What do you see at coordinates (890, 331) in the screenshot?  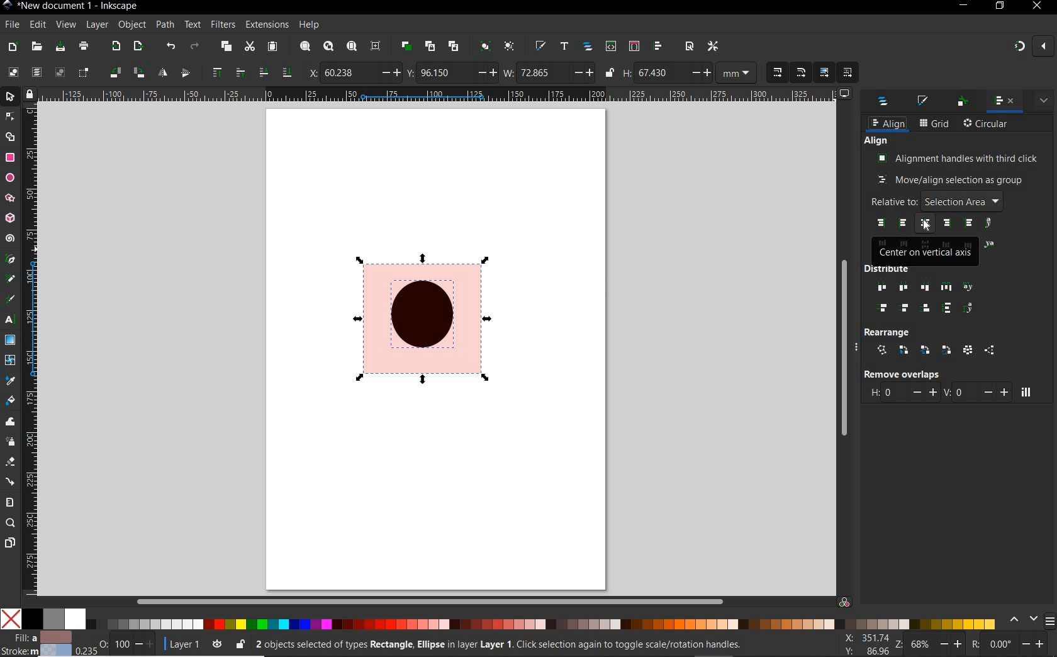 I see `rearrange` at bounding box center [890, 331].